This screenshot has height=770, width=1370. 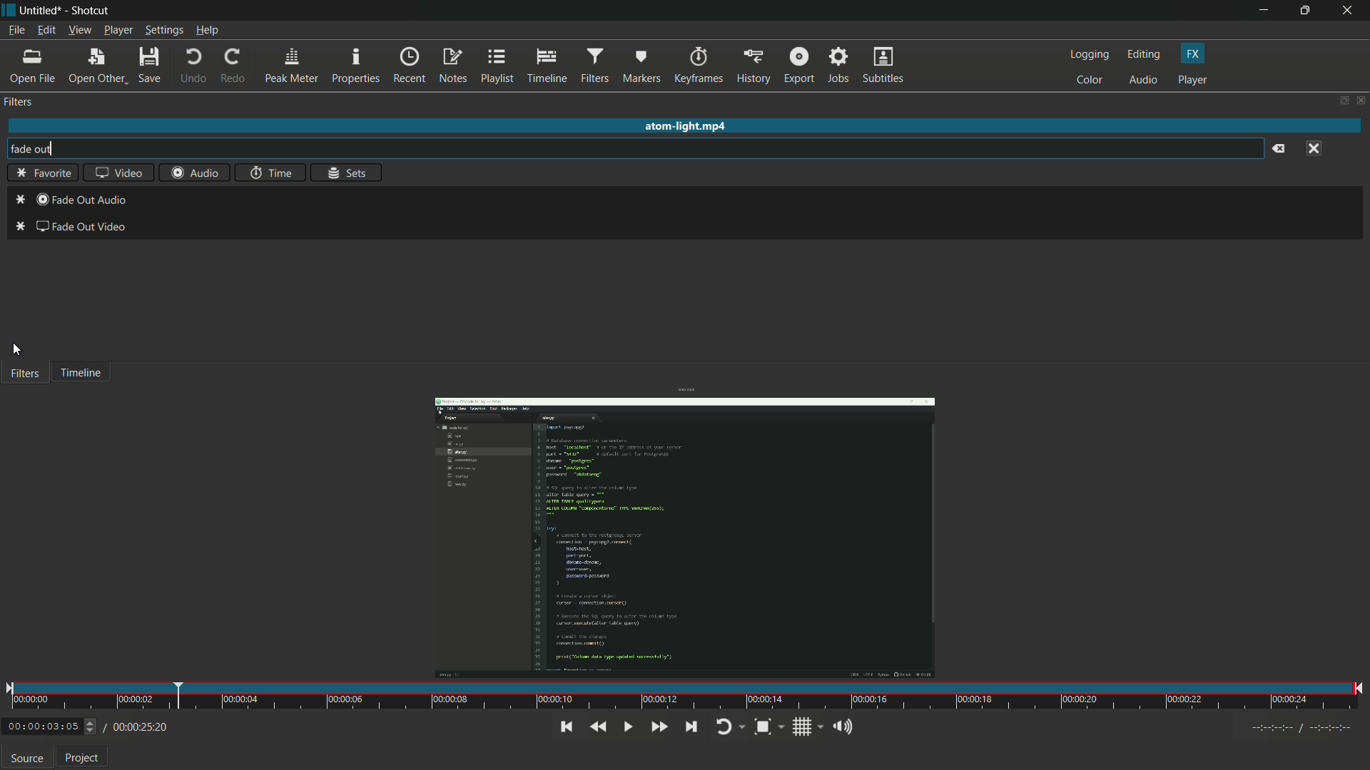 What do you see at coordinates (165, 31) in the screenshot?
I see `settings menu` at bounding box center [165, 31].